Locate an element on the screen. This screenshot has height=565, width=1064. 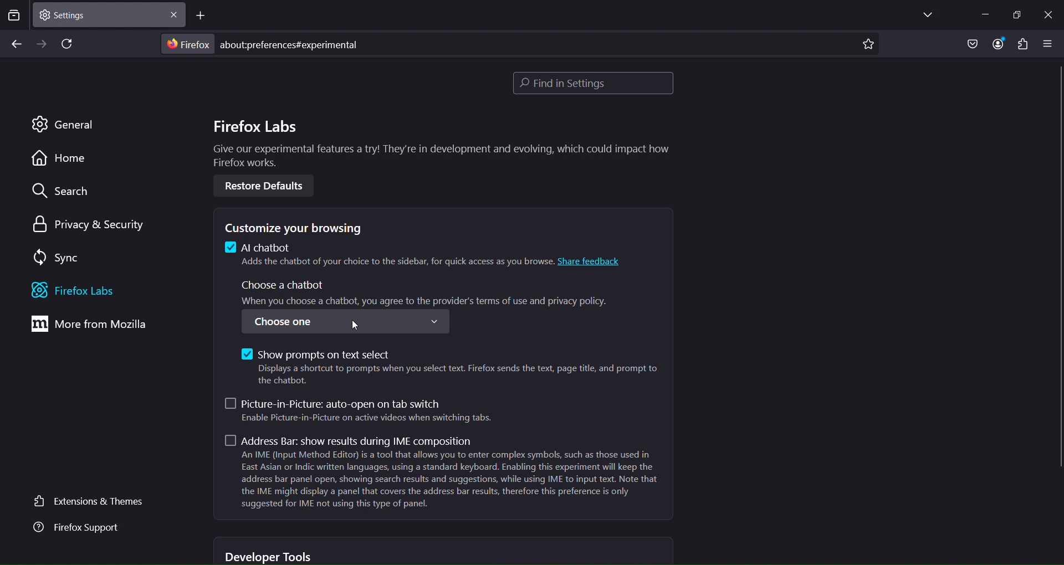
cursor is located at coordinates (356, 325).